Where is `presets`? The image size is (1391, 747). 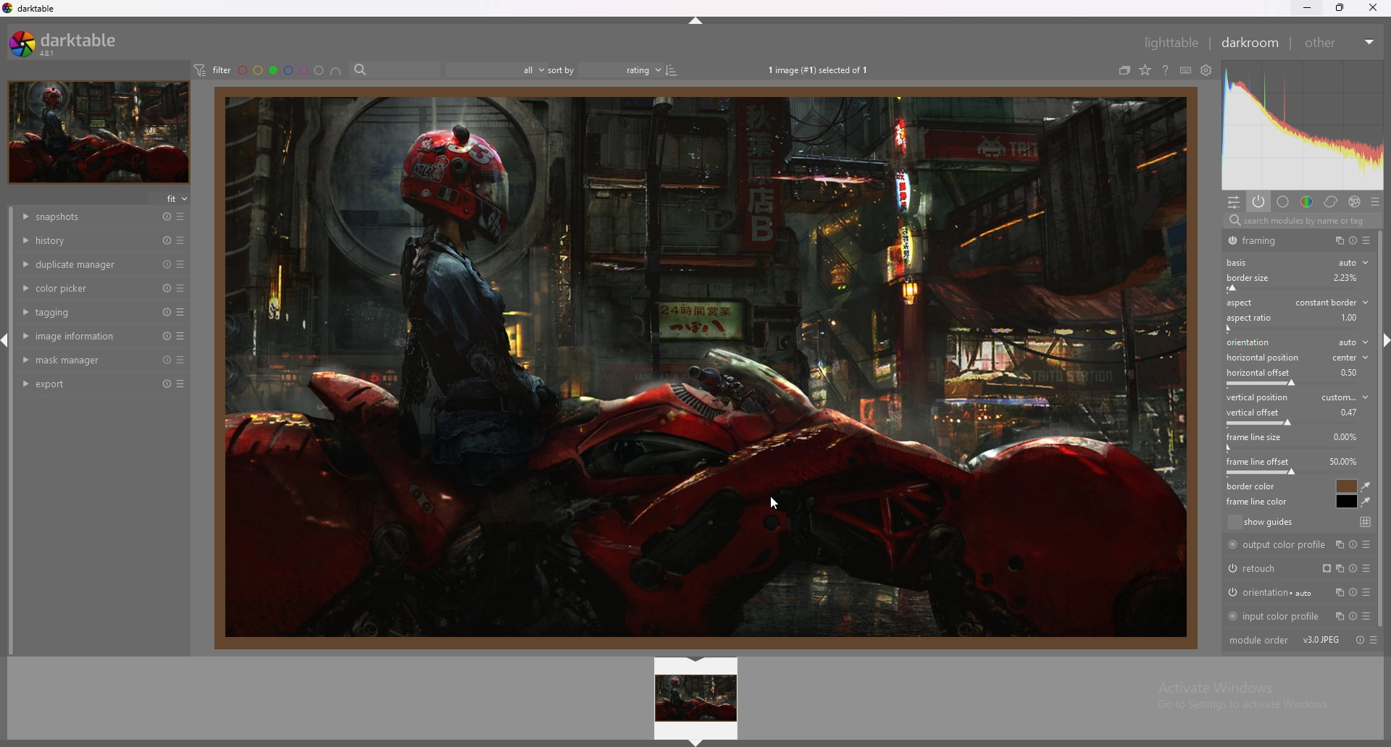
presets is located at coordinates (180, 384).